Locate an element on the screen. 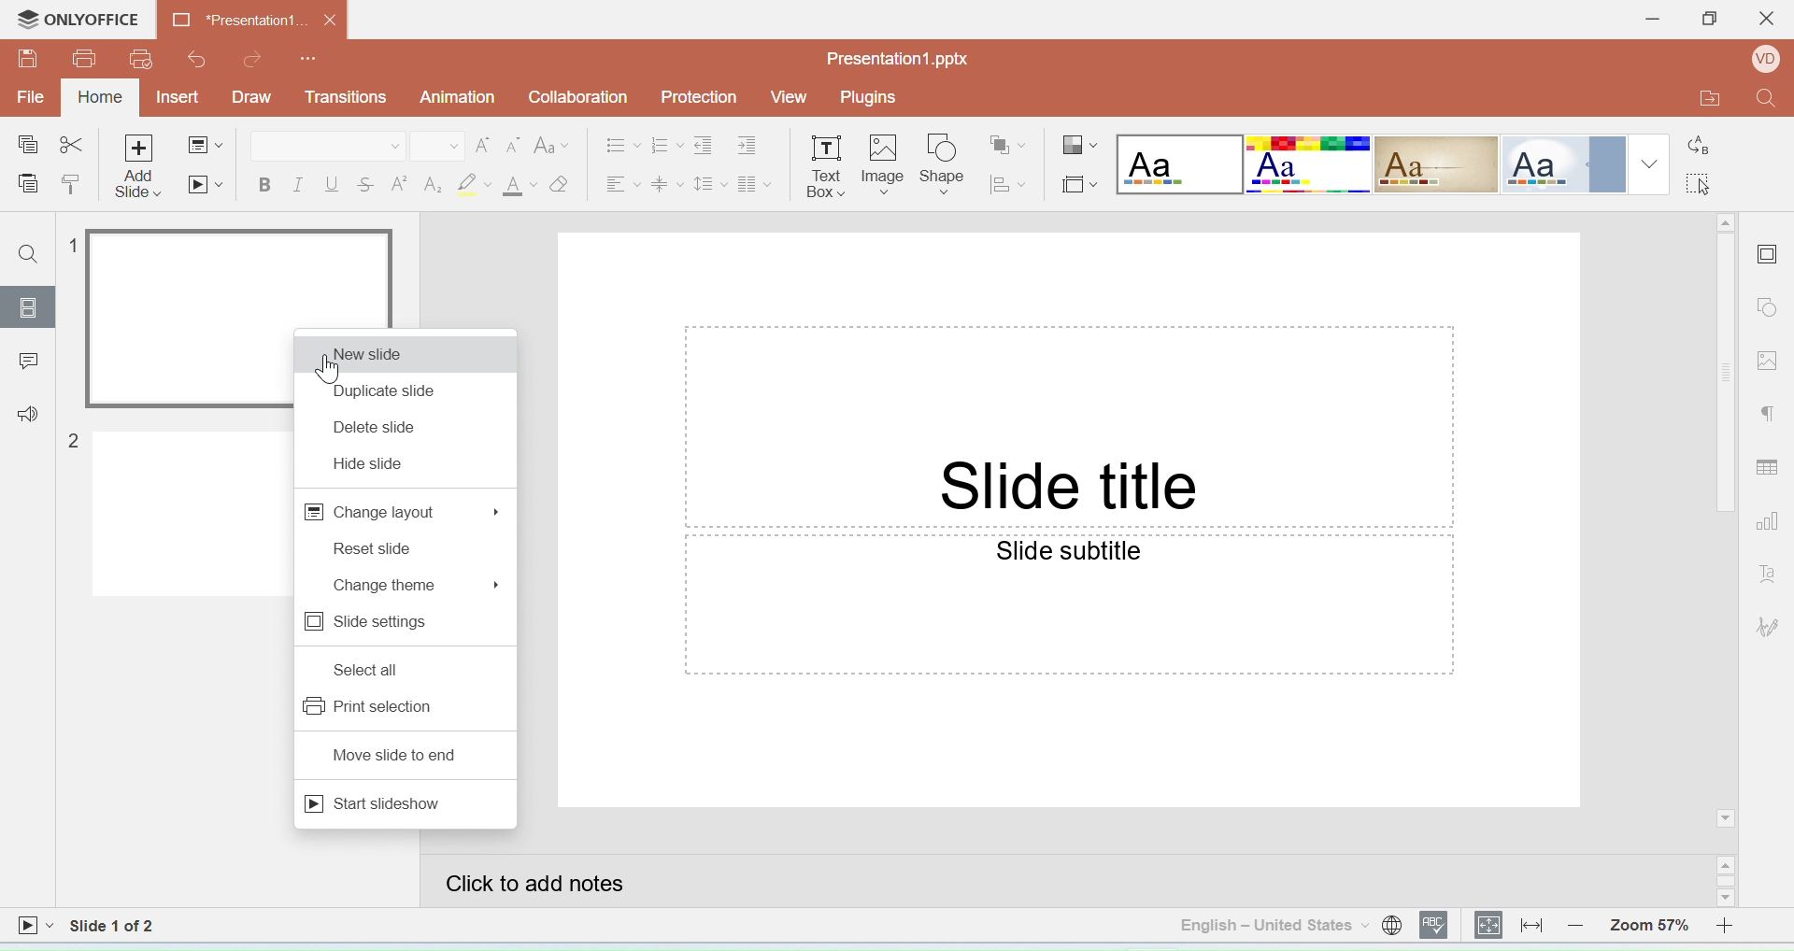 This screenshot has width=1794, height=951. Chart settings is located at coordinates (1773, 523).